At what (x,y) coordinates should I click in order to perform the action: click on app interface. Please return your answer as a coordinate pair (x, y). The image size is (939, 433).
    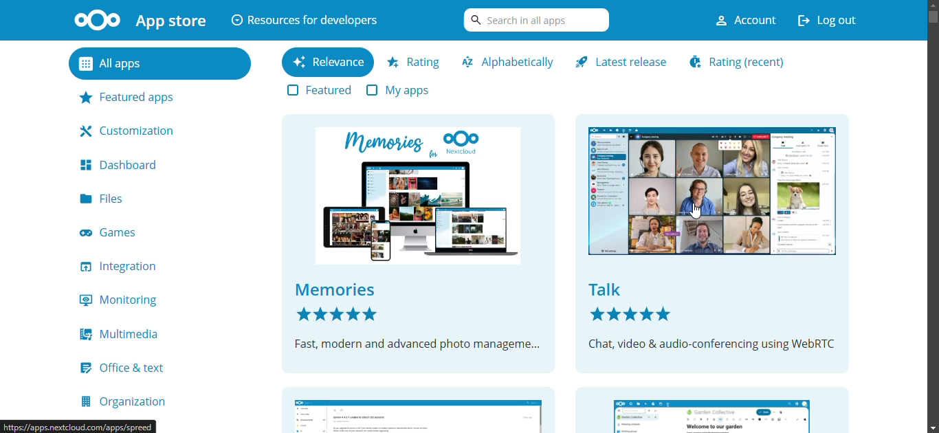
    Looking at the image, I should click on (714, 411).